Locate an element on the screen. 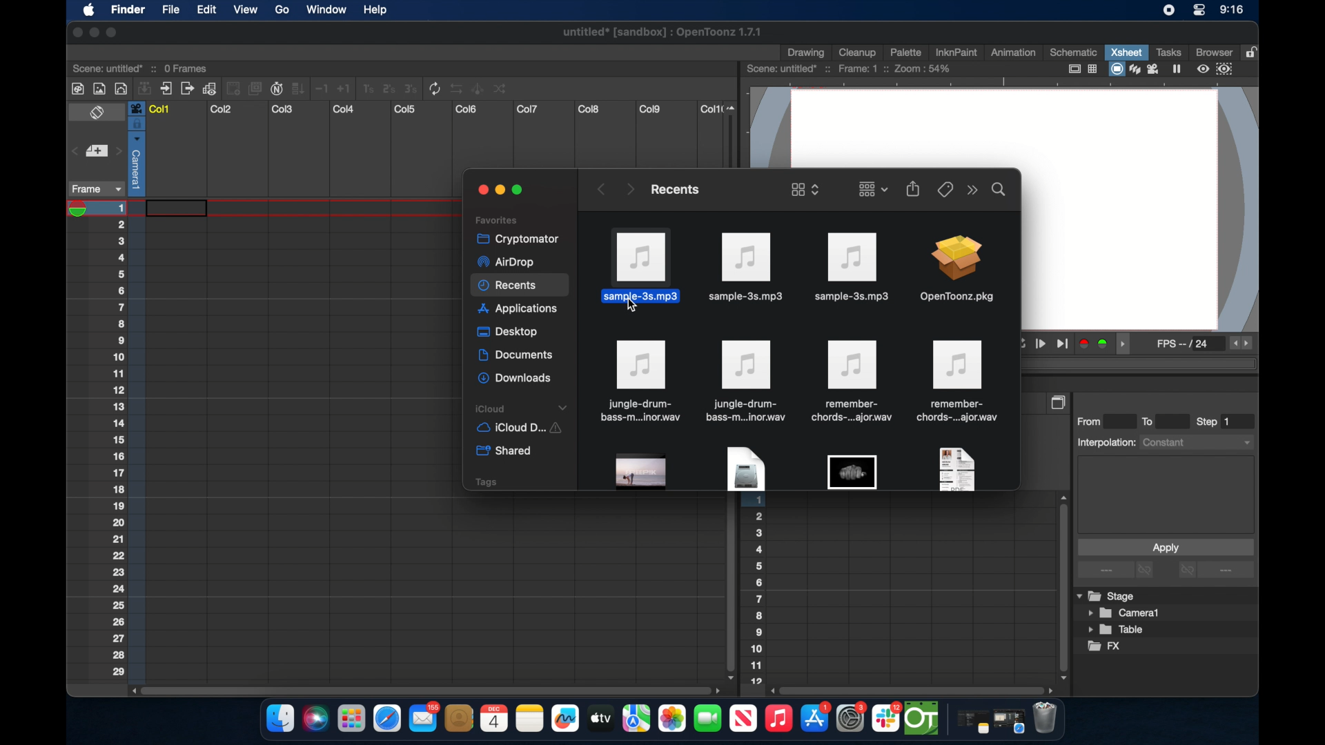 This screenshot has width=1325, height=745. from is located at coordinates (1092, 421).